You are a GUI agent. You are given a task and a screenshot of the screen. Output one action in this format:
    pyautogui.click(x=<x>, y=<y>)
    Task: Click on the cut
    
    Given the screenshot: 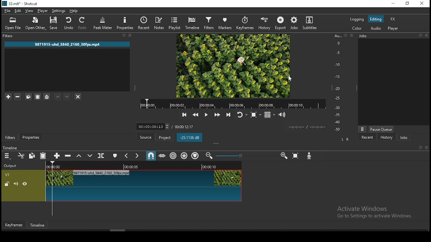 What is the action you would take?
    pyautogui.click(x=22, y=156)
    